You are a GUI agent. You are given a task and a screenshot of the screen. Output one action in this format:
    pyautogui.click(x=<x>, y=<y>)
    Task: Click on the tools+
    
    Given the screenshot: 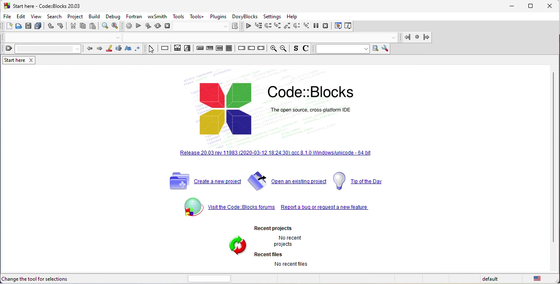 What is the action you would take?
    pyautogui.click(x=199, y=16)
    